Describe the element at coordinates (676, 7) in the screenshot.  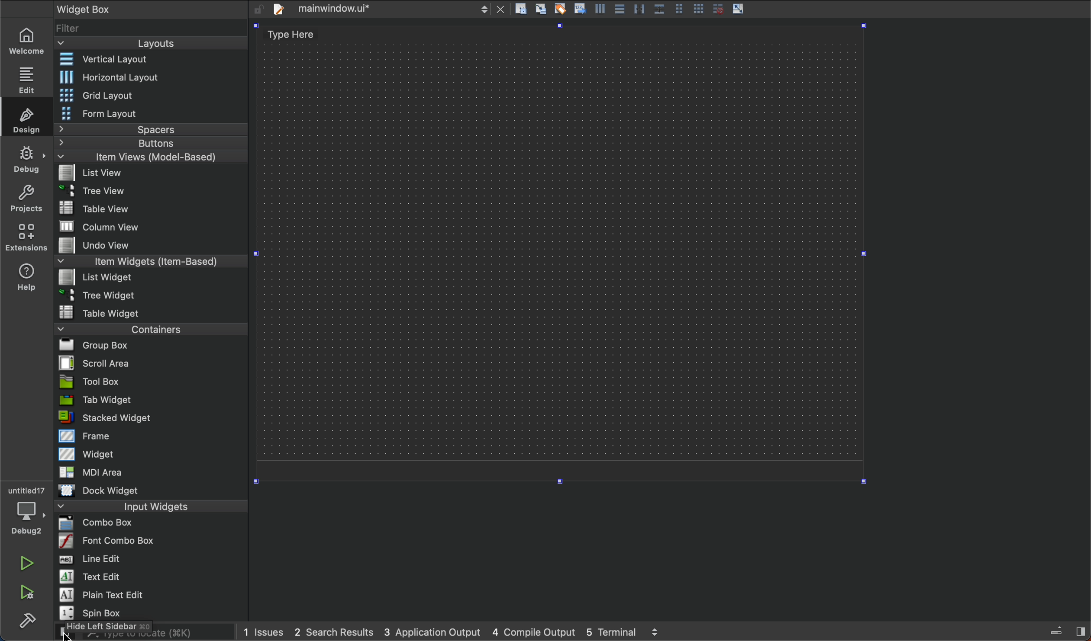
I see `` at that location.